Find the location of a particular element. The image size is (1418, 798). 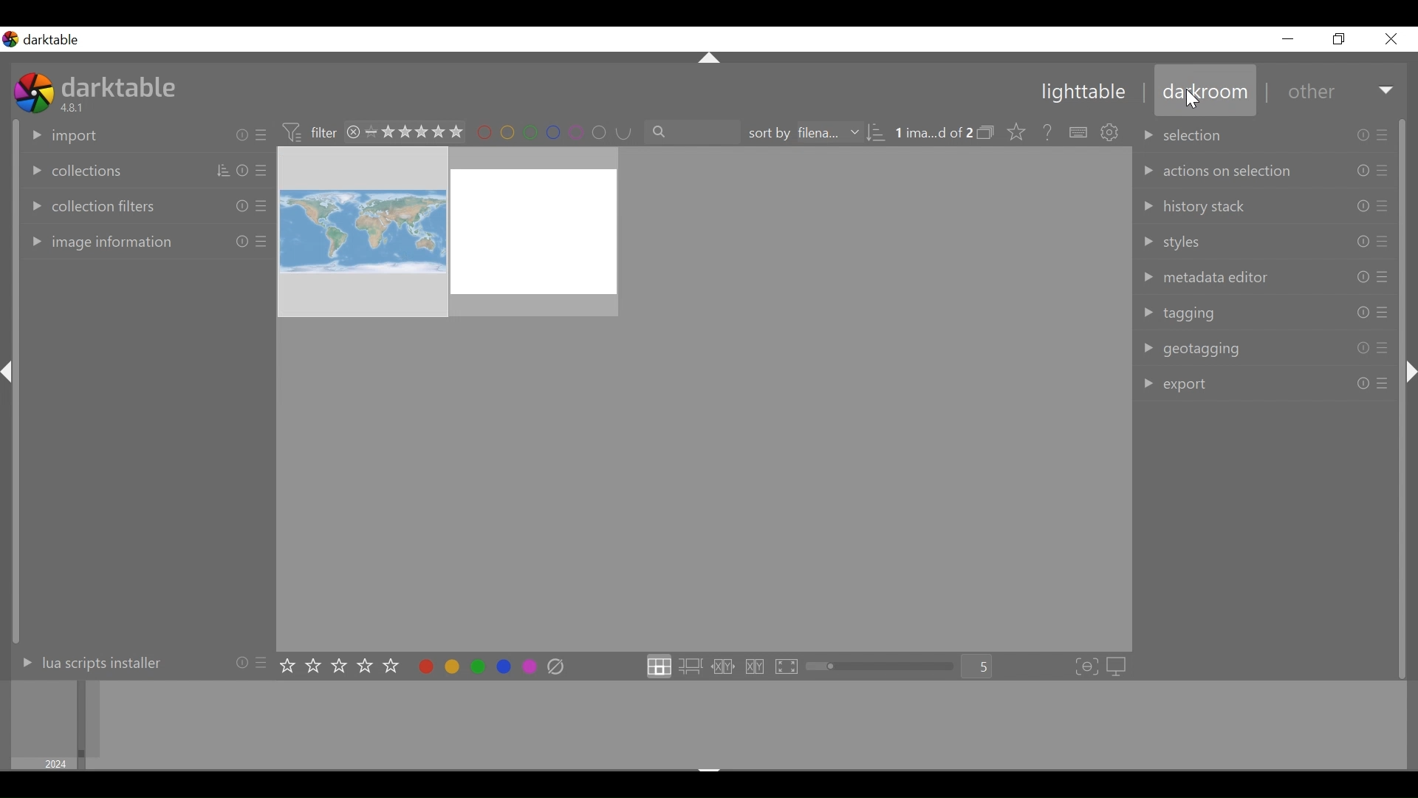

click to enter culling layout in dynamic mode is located at coordinates (756, 667).